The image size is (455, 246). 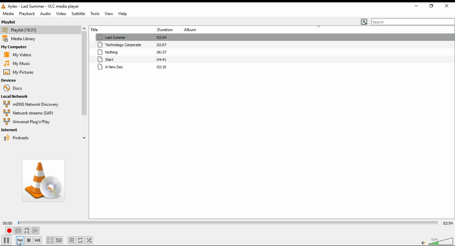 What do you see at coordinates (21, 30) in the screenshot?
I see `playlist [18:30]` at bounding box center [21, 30].